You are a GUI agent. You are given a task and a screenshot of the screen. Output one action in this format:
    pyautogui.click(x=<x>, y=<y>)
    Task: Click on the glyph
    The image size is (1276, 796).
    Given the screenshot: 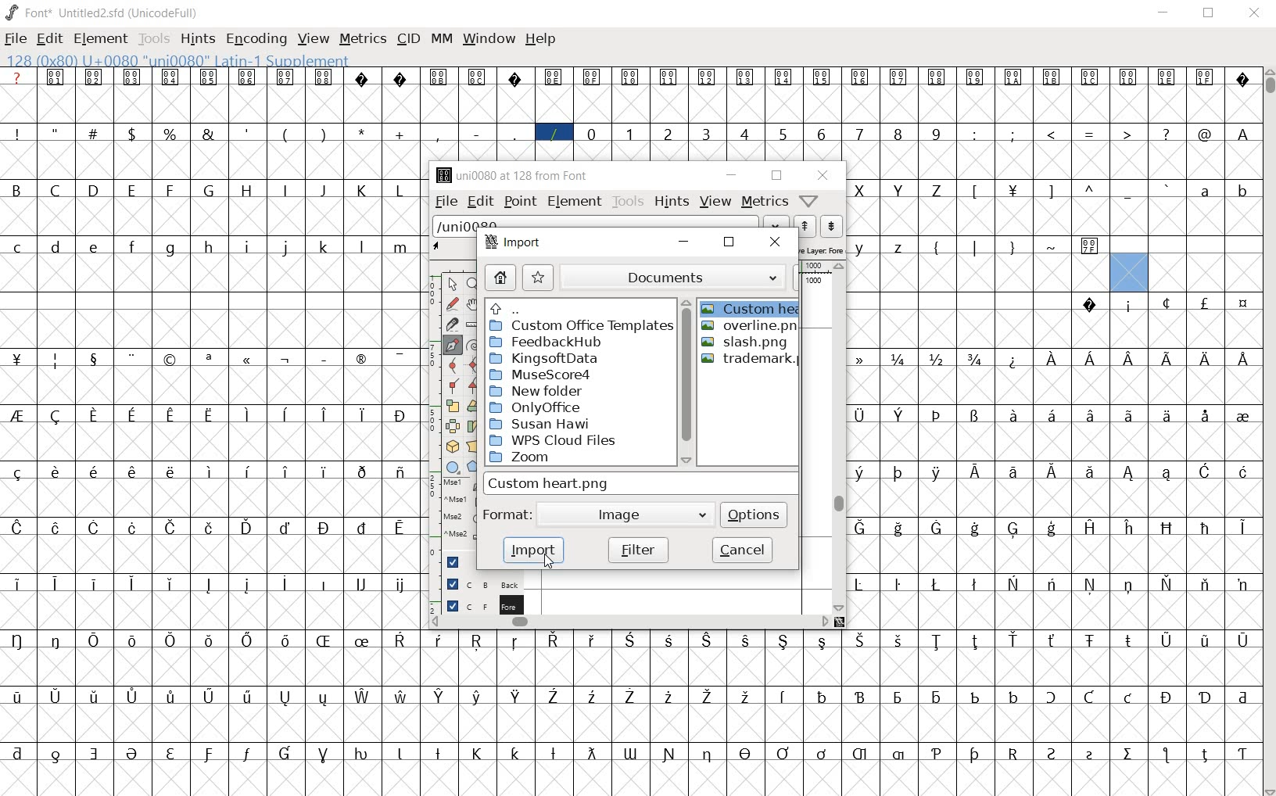 What is the action you would take?
    pyautogui.click(x=898, y=529)
    